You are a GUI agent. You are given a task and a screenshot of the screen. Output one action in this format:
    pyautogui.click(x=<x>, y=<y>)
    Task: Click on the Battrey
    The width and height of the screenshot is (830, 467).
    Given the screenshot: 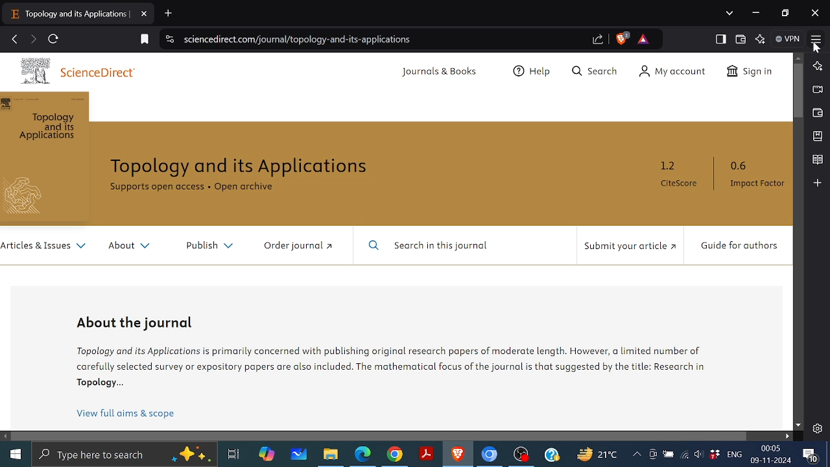 What is the action you would take?
    pyautogui.click(x=669, y=454)
    